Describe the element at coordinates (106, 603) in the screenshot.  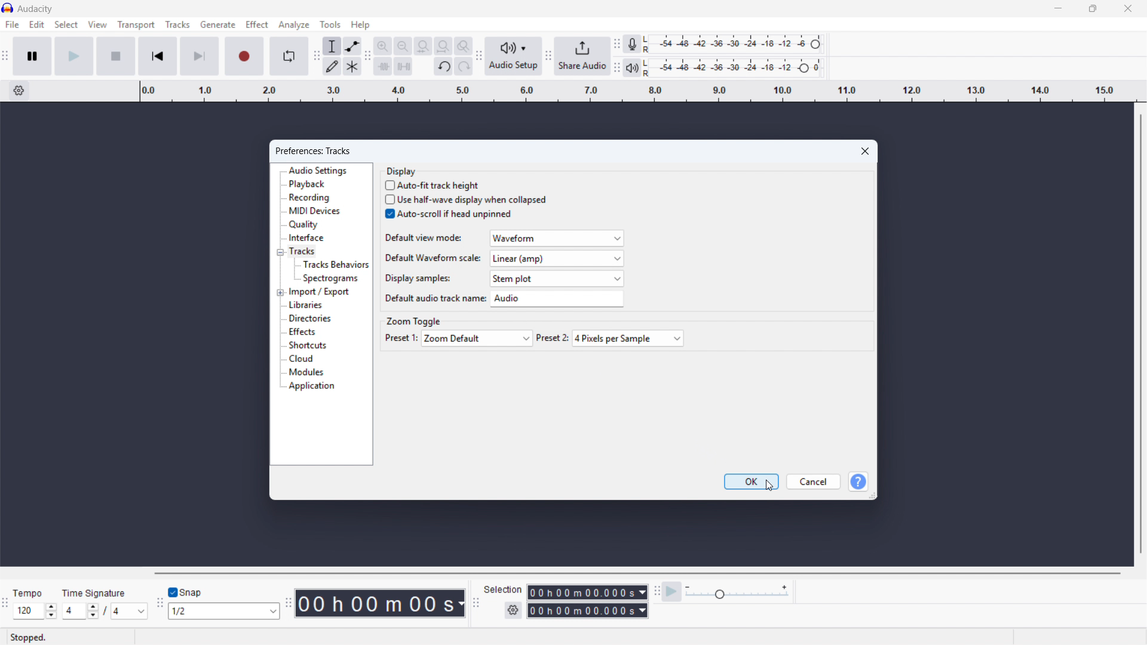
I see `set time signature` at that location.